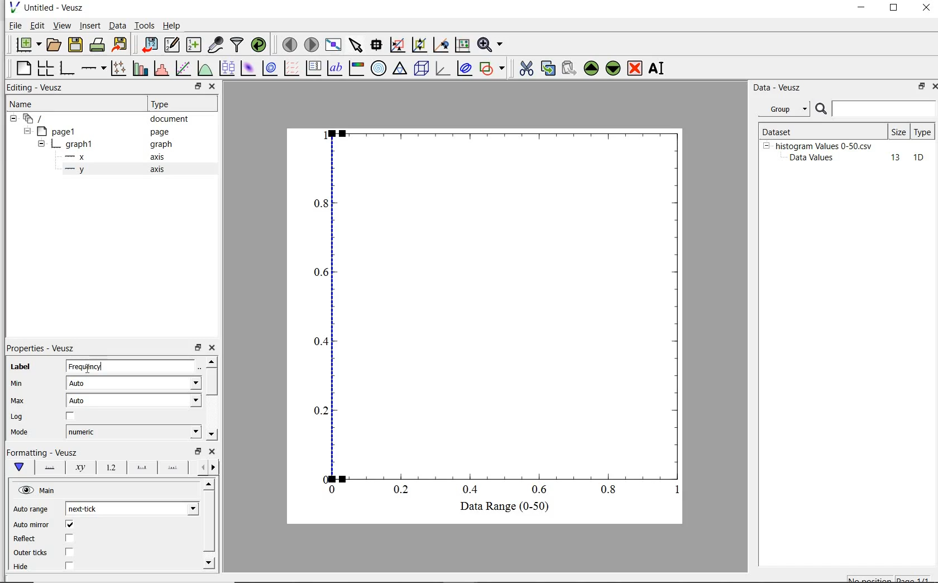 The image size is (938, 583). I want to click on plot boxplots, so click(227, 68).